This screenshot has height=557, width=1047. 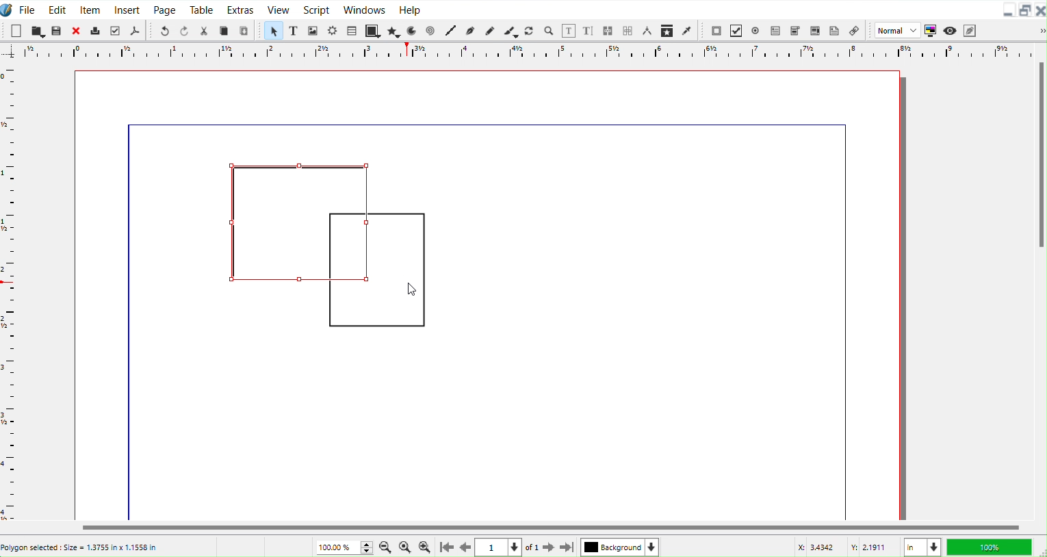 What do you see at coordinates (992, 547) in the screenshot?
I see `100 % ` at bounding box center [992, 547].